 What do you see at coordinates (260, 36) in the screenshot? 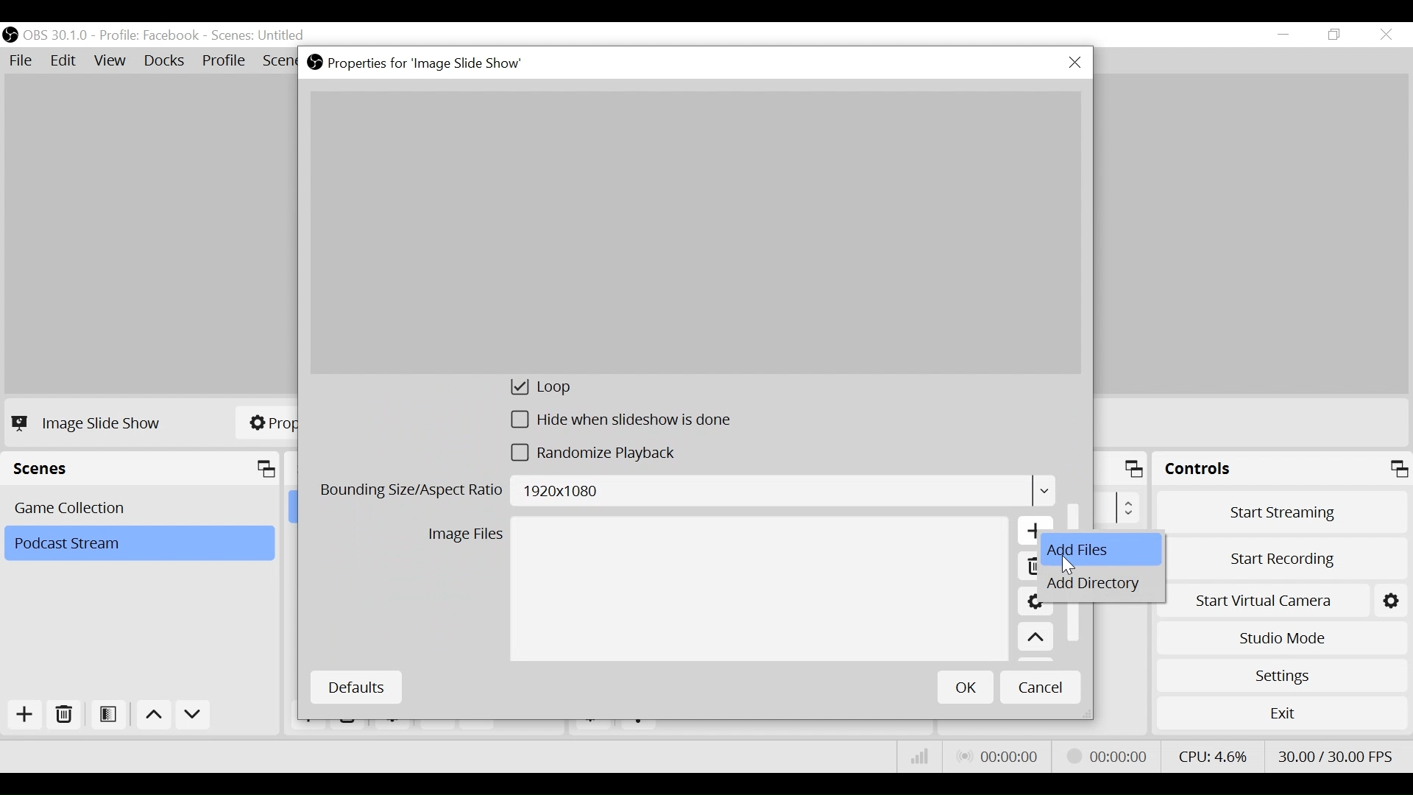
I see `Scene` at bounding box center [260, 36].